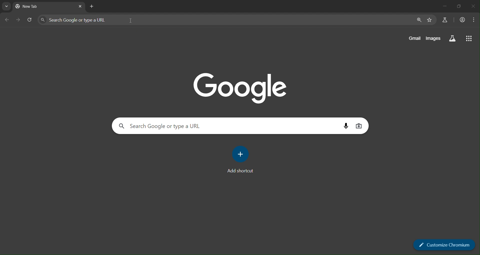  Describe the element at coordinates (419, 21) in the screenshot. I see `zoom ` at that location.